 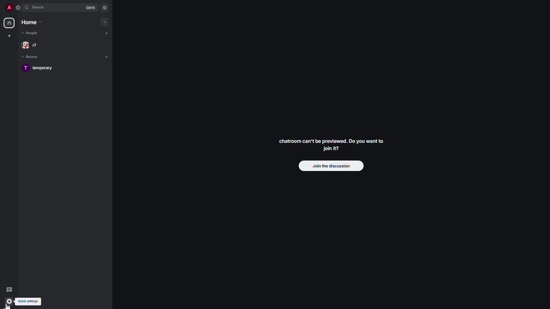 What do you see at coordinates (30, 301) in the screenshot?
I see `quick settings` at bounding box center [30, 301].